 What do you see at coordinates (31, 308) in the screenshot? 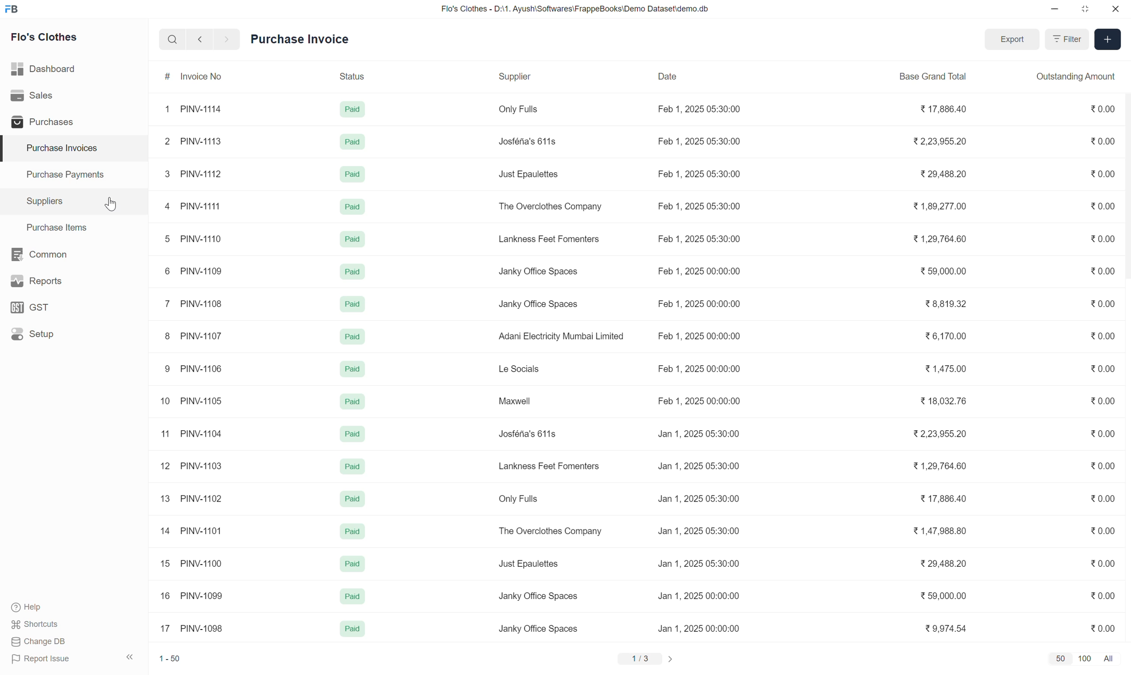
I see `GSt` at bounding box center [31, 308].